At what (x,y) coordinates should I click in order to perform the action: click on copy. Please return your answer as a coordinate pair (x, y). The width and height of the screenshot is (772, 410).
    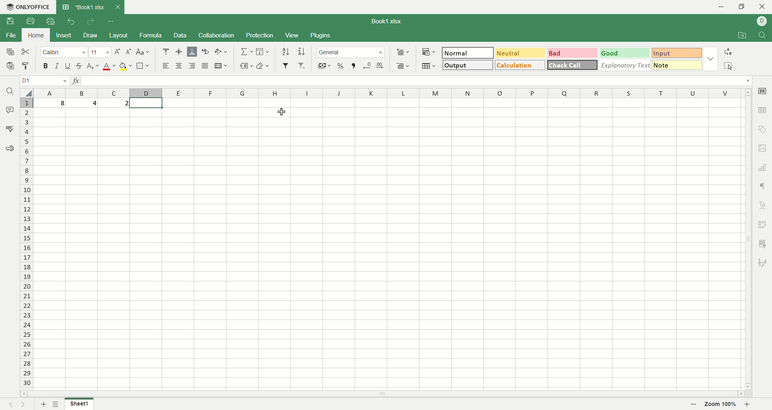
    Looking at the image, I should click on (10, 52).